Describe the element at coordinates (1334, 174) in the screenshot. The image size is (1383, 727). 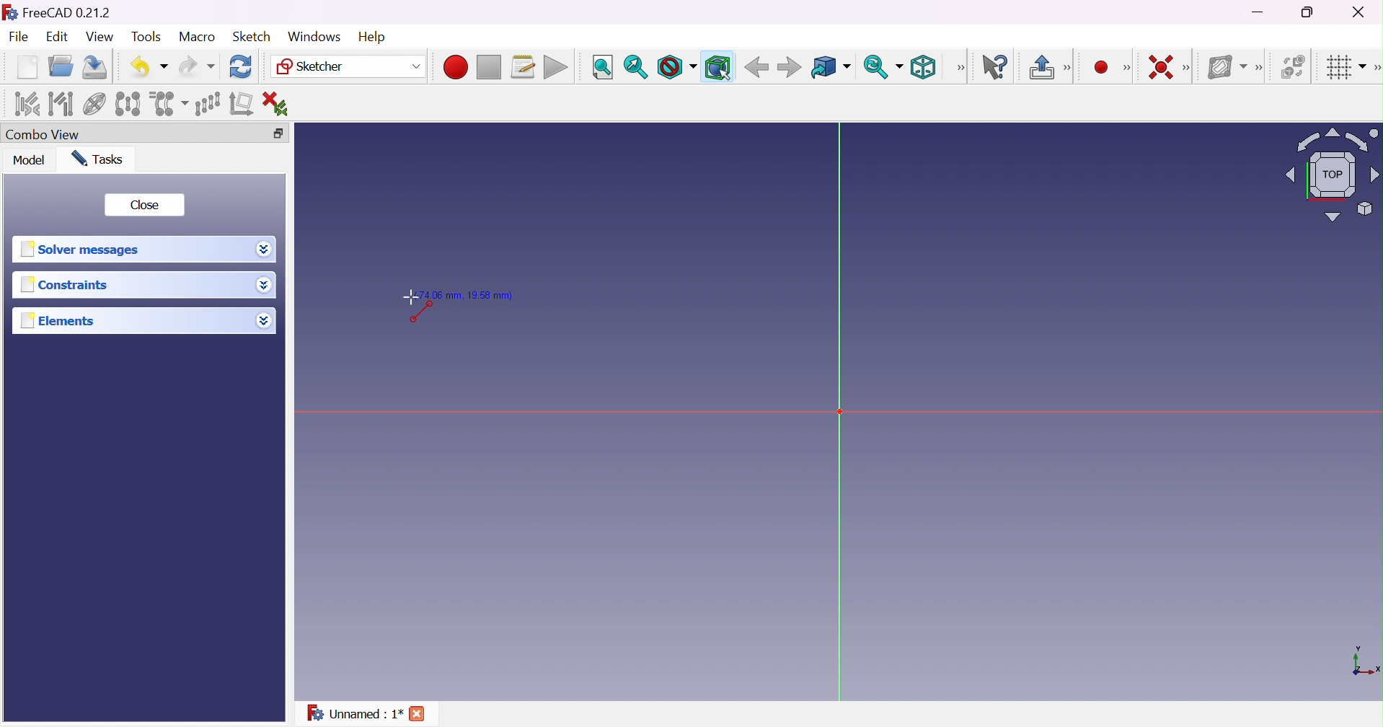
I see `Viewing angle` at that location.